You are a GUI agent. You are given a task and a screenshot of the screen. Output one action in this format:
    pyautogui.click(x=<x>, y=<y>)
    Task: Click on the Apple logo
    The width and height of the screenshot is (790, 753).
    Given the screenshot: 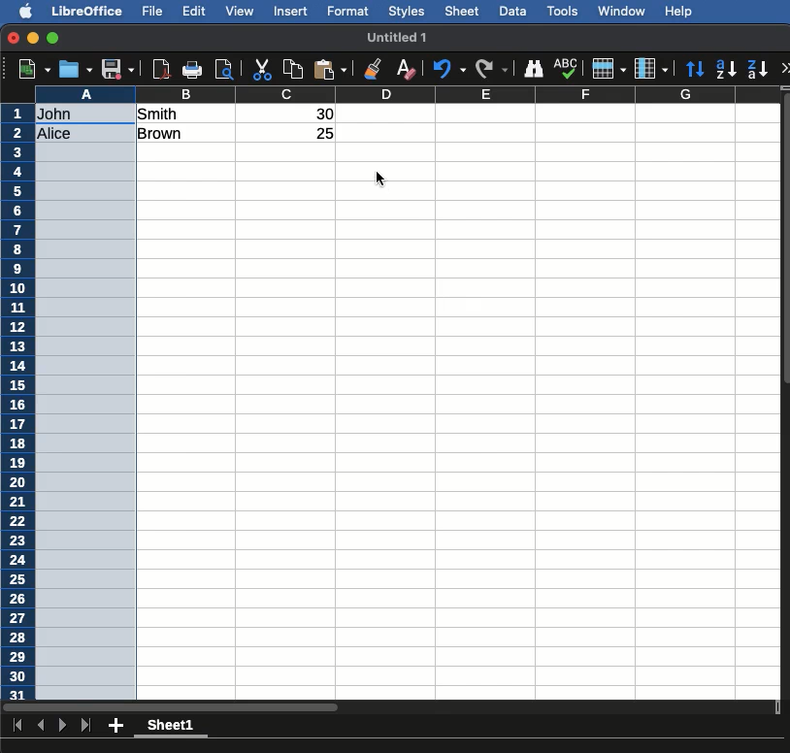 What is the action you would take?
    pyautogui.click(x=28, y=11)
    